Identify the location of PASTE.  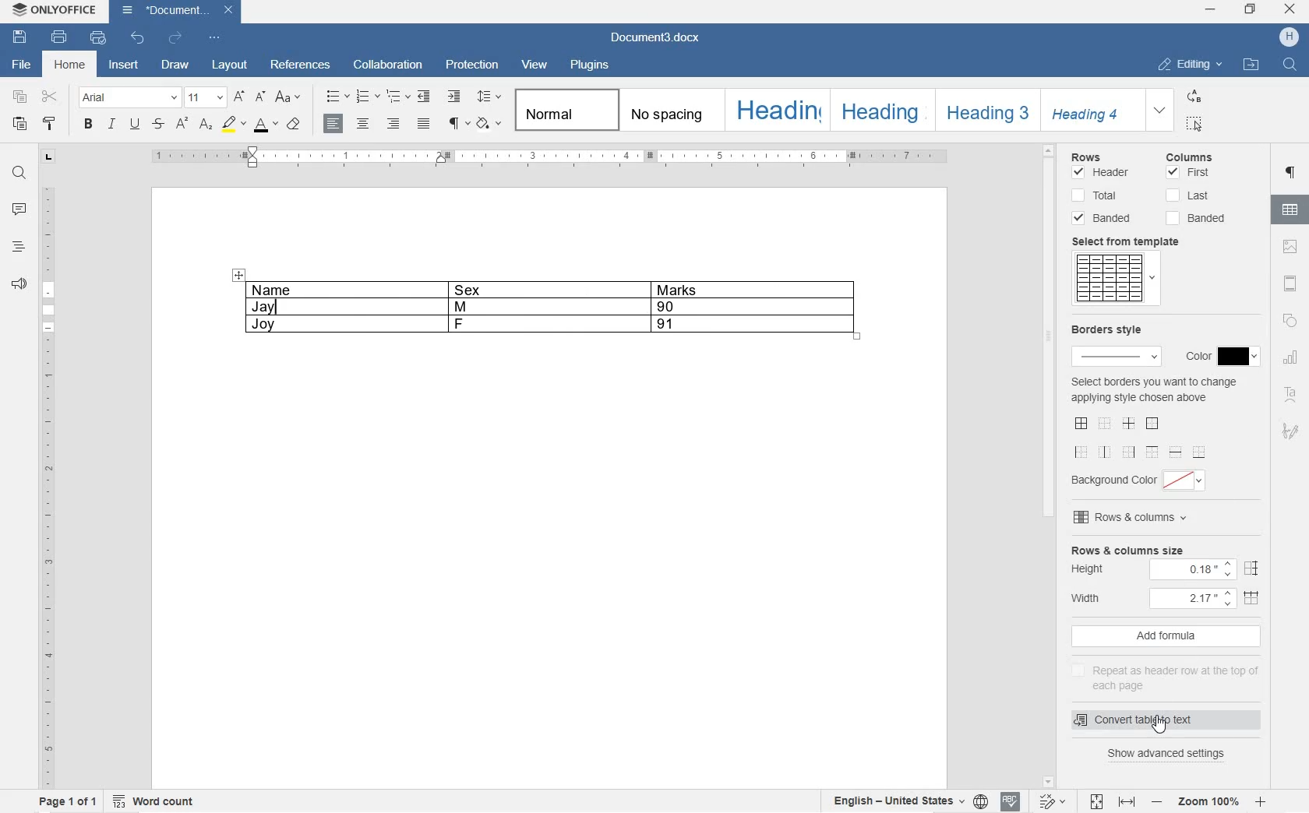
(20, 125).